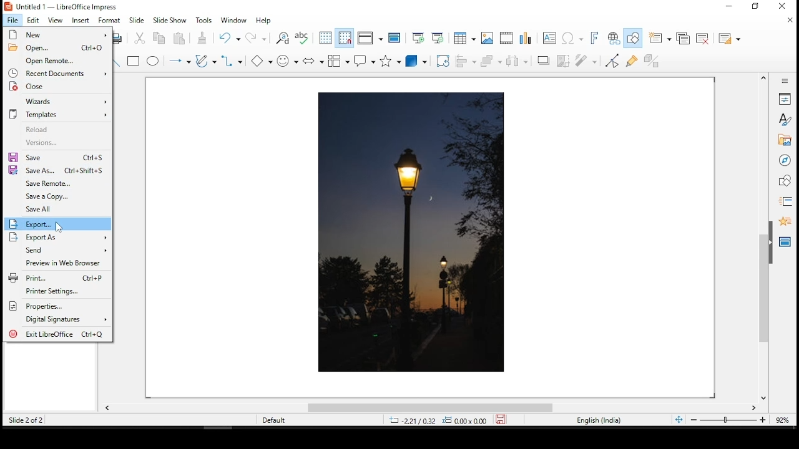  What do you see at coordinates (57, 115) in the screenshot?
I see `templates` at bounding box center [57, 115].